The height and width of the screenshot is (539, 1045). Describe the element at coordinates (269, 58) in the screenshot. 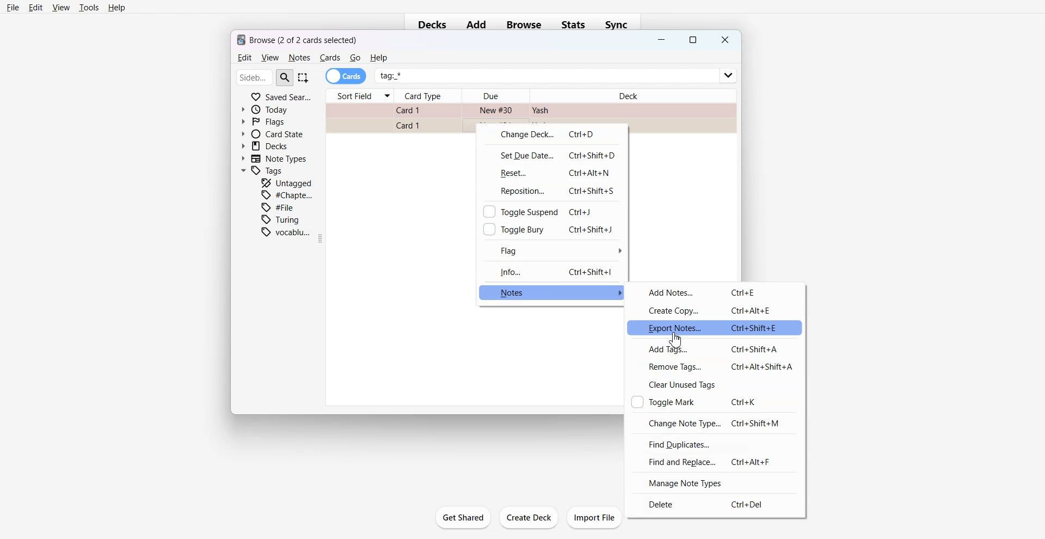

I see `View` at that location.